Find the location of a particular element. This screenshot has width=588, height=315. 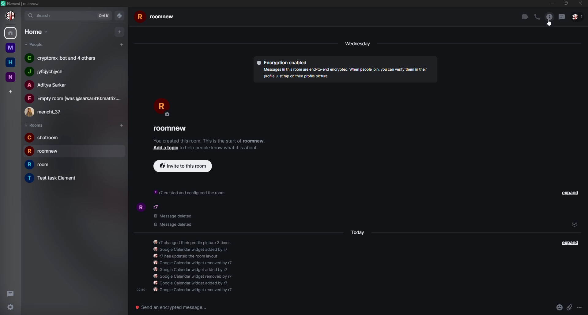

people is located at coordinates (49, 85).